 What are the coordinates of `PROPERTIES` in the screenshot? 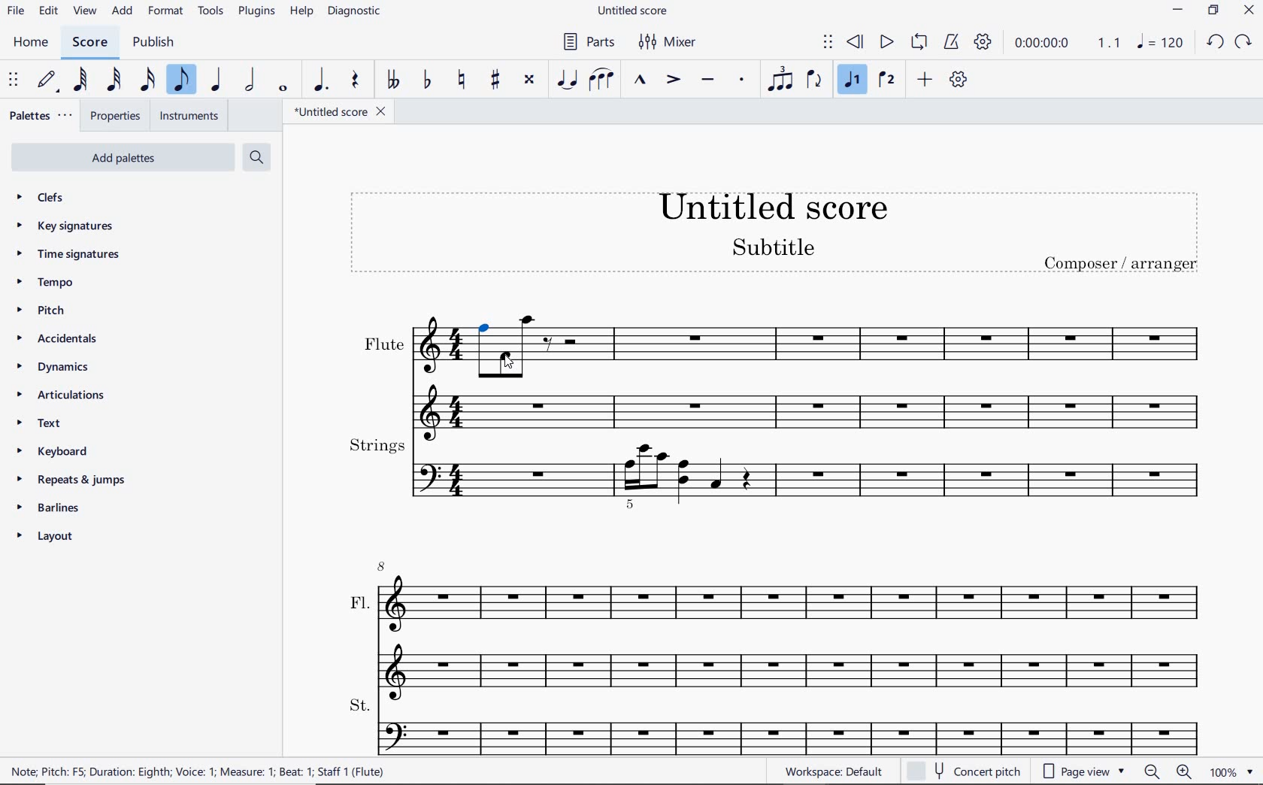 It's located at (118, 114).